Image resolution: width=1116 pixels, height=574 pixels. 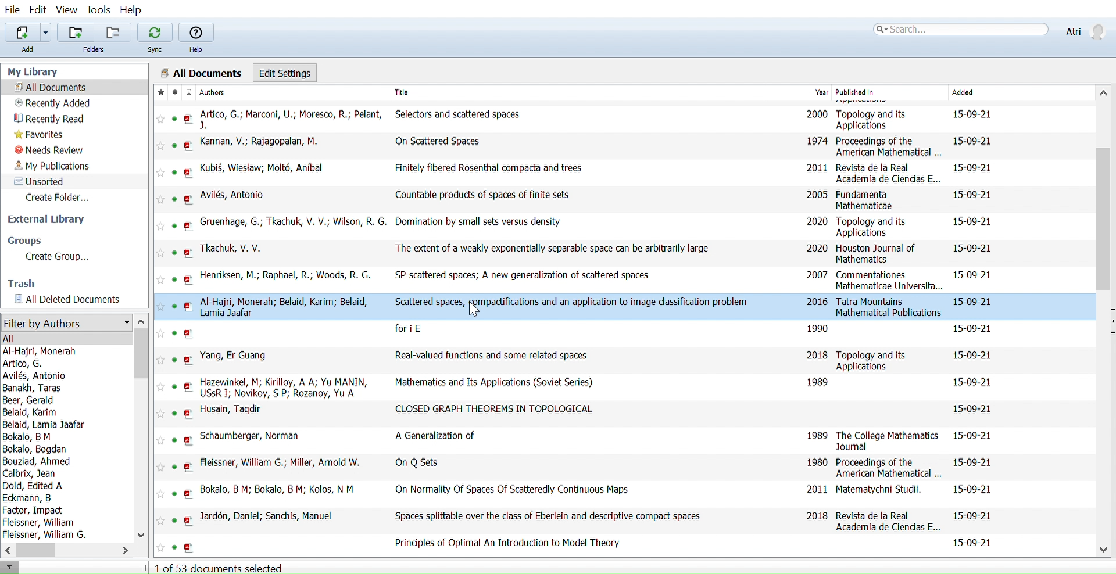 I want to click on Kubis, Wiestaw; Molt6, Anibal, so click(x=264, y=168).